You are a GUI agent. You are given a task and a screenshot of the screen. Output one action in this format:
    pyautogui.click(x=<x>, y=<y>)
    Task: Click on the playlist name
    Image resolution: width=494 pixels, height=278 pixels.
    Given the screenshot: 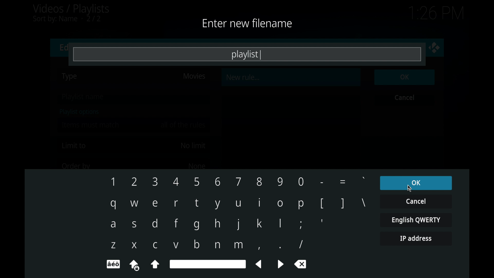 What is the action you would take?
    pyautogui.click(x=84, y=97)
    